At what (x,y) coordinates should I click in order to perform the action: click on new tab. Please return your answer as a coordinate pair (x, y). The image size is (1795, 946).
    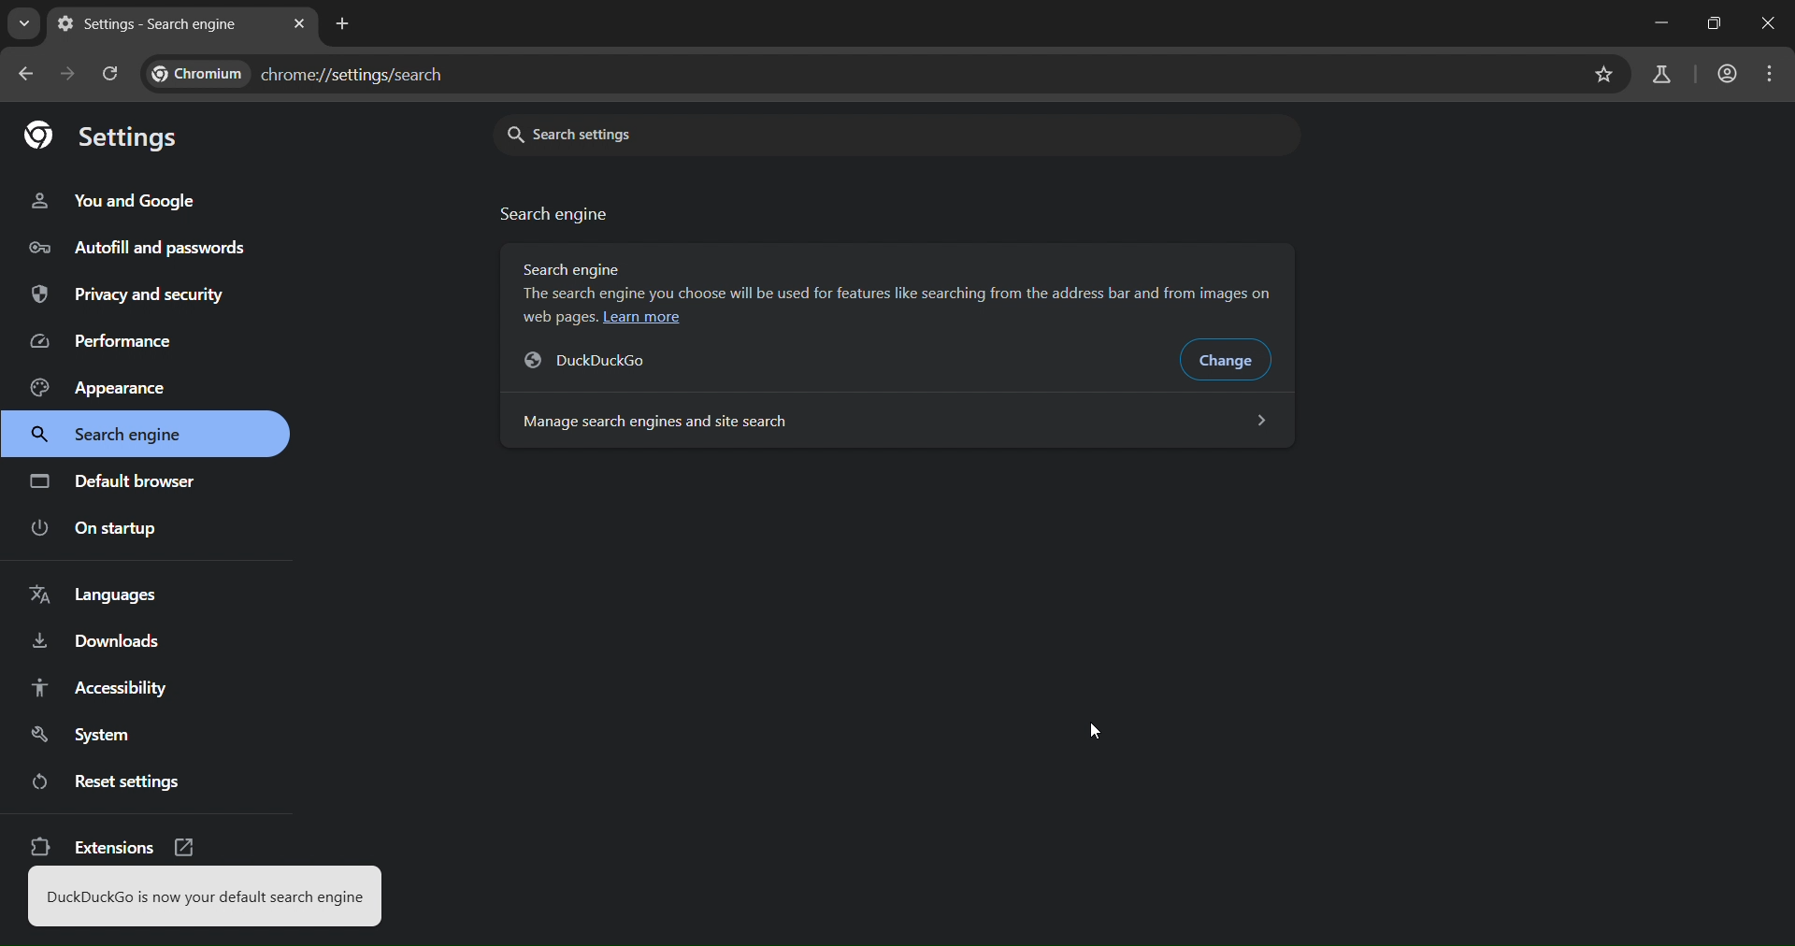
    Looking at the image, I should click on (342, 23).